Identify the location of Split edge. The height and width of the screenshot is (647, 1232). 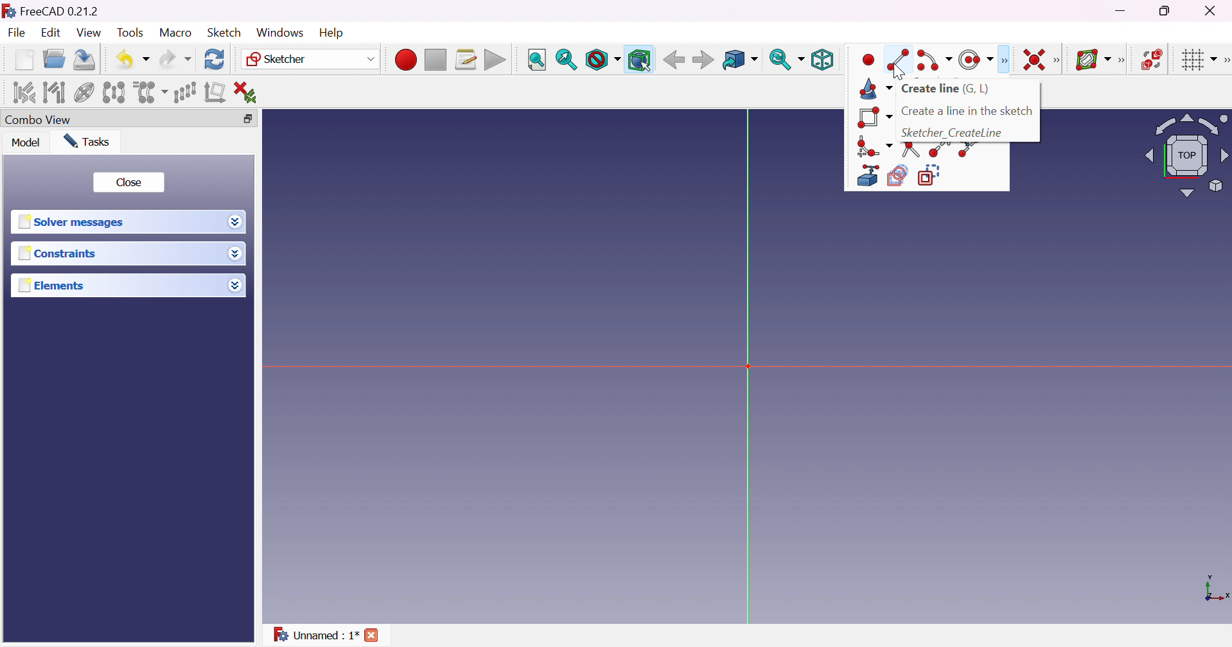
(968, 150).